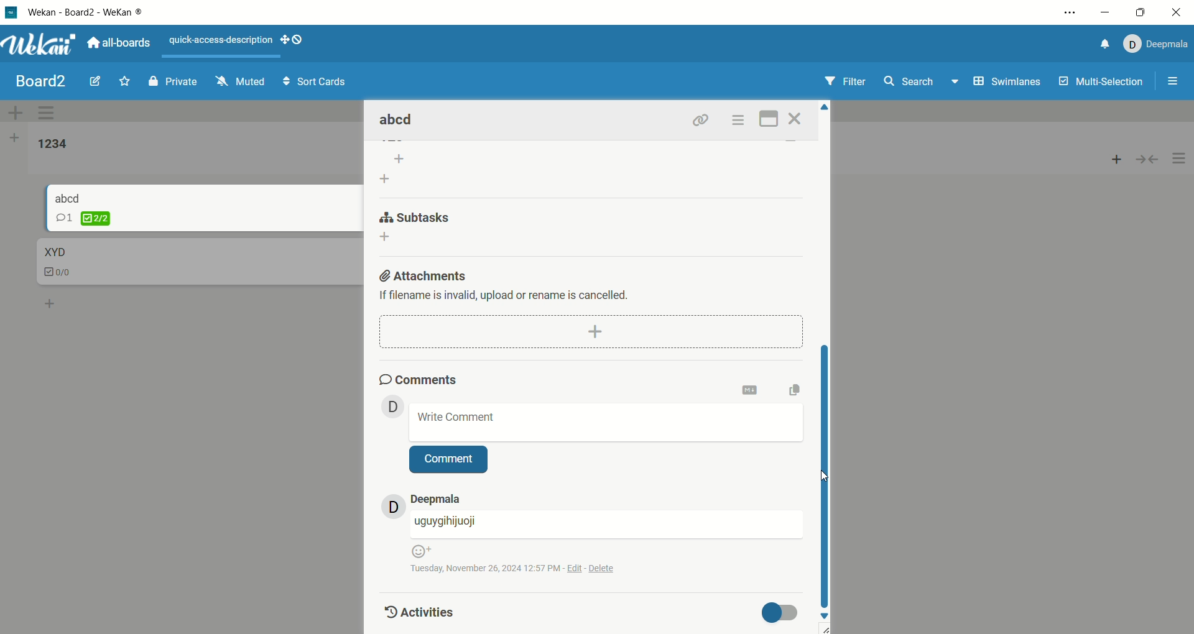 The height and width of the screenshot is (634, 1194). Describe the element at coordinates (606, 525) in the screenshot. I see `username` at that location.